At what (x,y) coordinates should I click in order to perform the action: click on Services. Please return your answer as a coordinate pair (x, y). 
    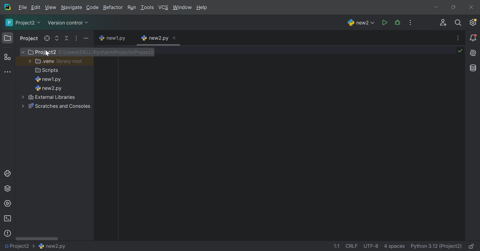
    Looking at the image, I should click on (8, 203).